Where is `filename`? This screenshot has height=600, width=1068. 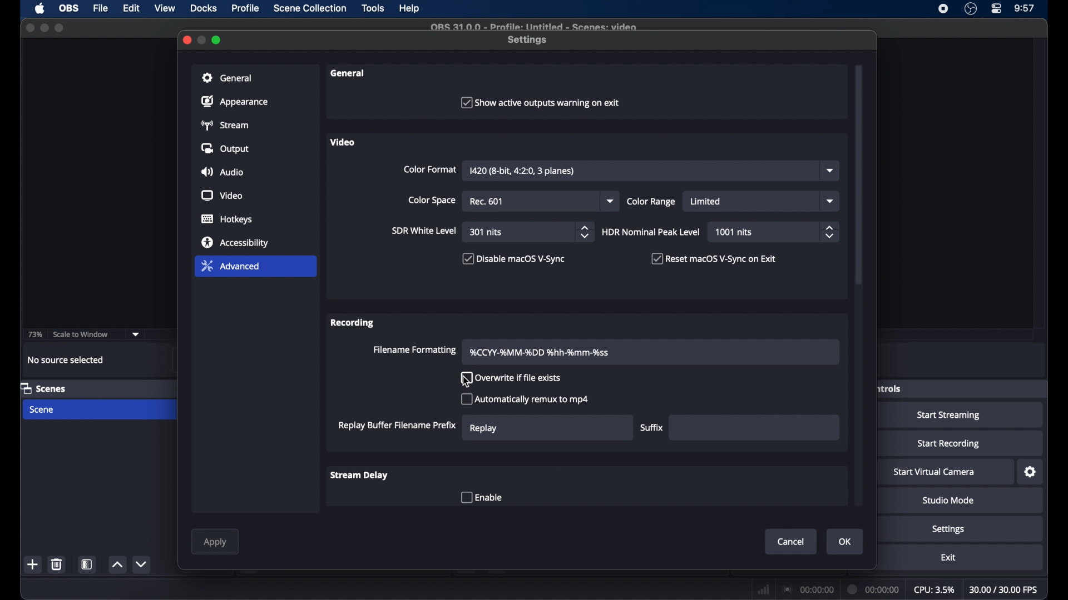
filename is located at coordinates (541, 353).